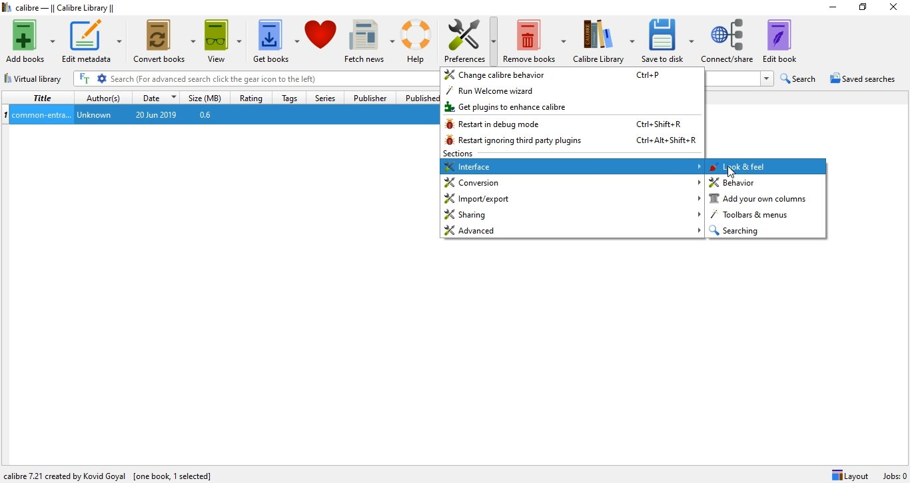  Describe the element at coordinates (863, 9) in the screenshot. I see `Restore` at that location.